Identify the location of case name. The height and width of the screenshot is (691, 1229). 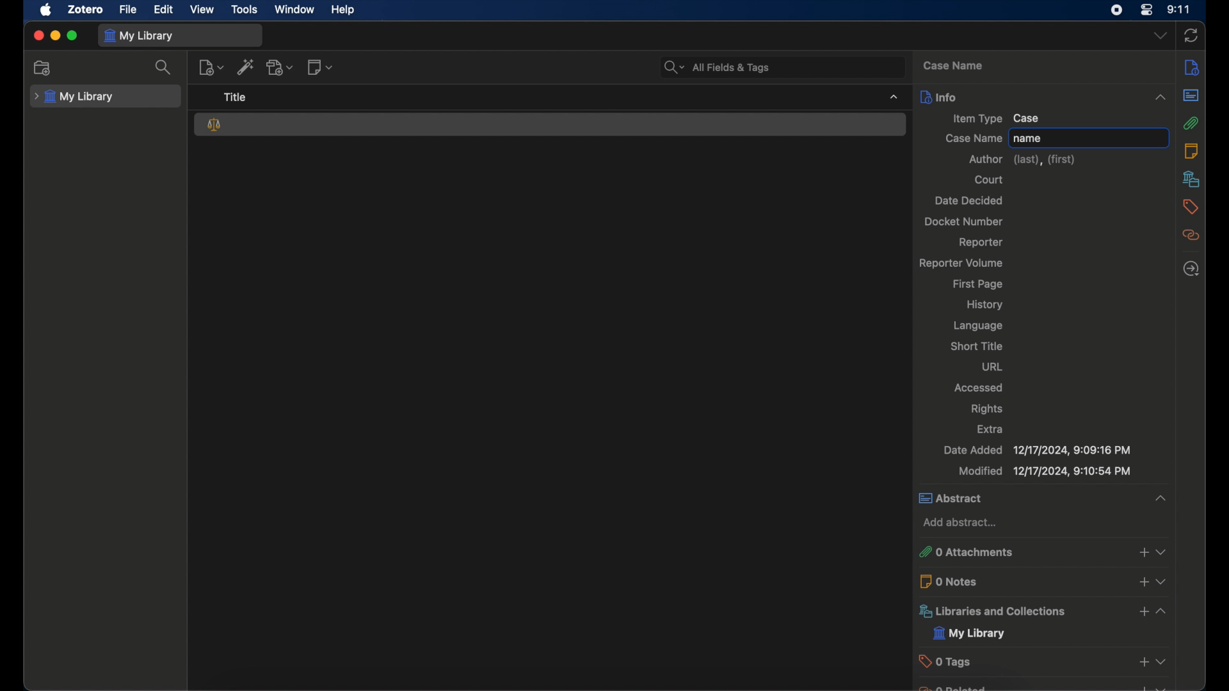
(972, 138).